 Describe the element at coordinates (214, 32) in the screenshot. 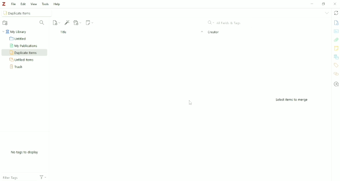

I see `Creator` at that location.